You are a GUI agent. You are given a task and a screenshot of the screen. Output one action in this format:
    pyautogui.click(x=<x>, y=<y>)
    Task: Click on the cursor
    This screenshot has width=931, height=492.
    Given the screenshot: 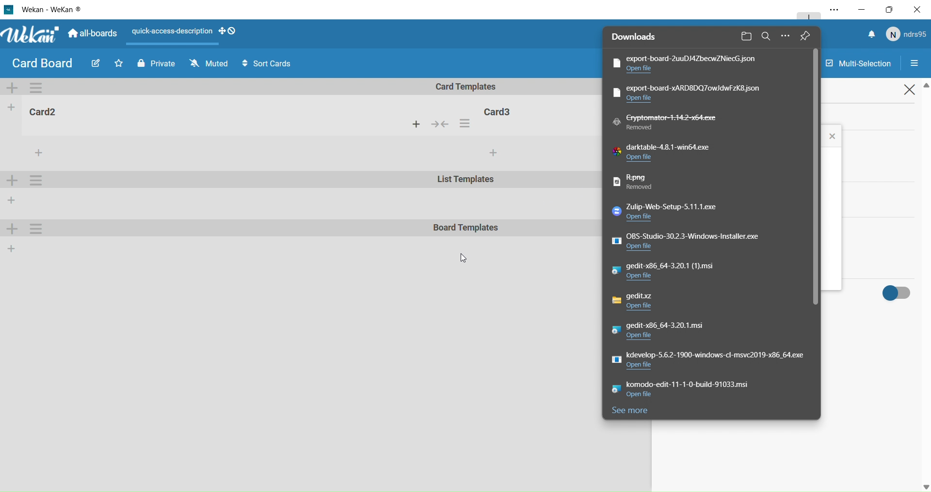 What is the action you would take?
    pyautogui.click(x=464, y=259)
    